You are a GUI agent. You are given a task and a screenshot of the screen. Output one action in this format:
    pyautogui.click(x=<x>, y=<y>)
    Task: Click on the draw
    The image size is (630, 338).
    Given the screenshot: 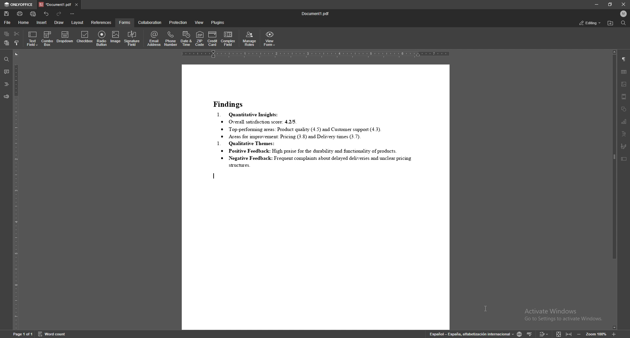 What is the action you would take?
    pyautogui.click(x=59, y=23)
    